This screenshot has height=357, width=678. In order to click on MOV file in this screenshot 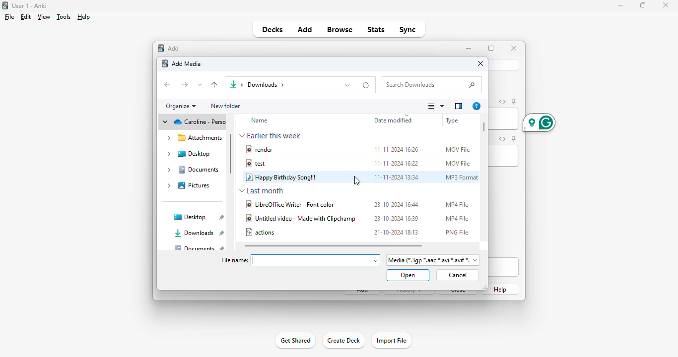, I will do `click(458, 150)`.